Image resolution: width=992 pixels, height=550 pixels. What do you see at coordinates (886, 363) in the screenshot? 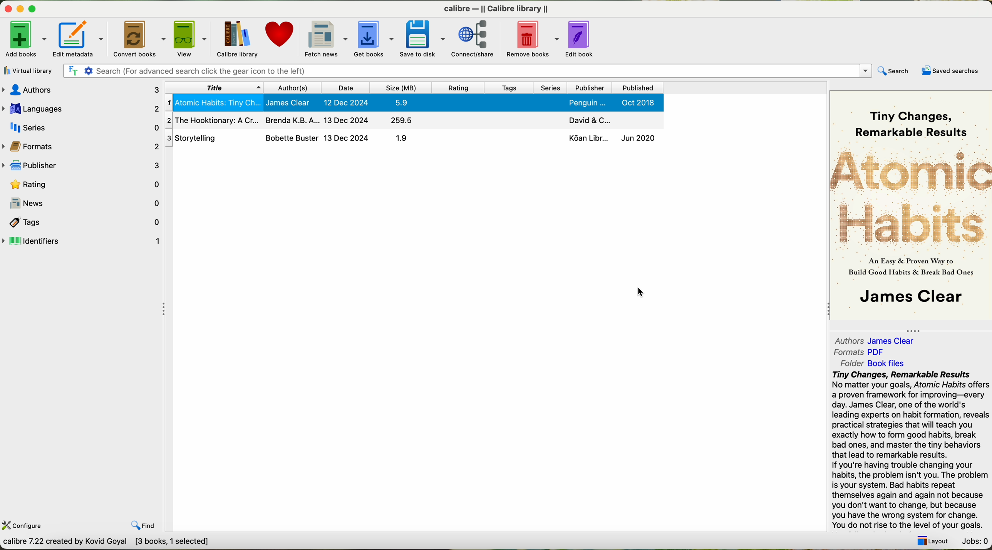
I see `Book file` at bounding box center [886, 363].